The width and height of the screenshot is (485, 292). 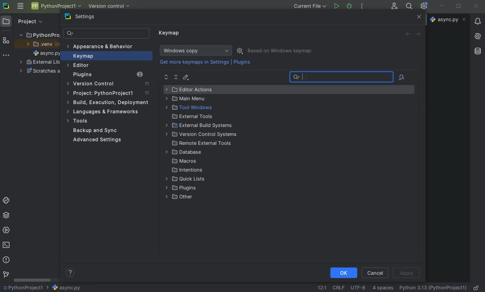 What do you see at coordinates (103, 47) in the screenshot?
I see `appearance & behavior` at bounding box center [103, 47].